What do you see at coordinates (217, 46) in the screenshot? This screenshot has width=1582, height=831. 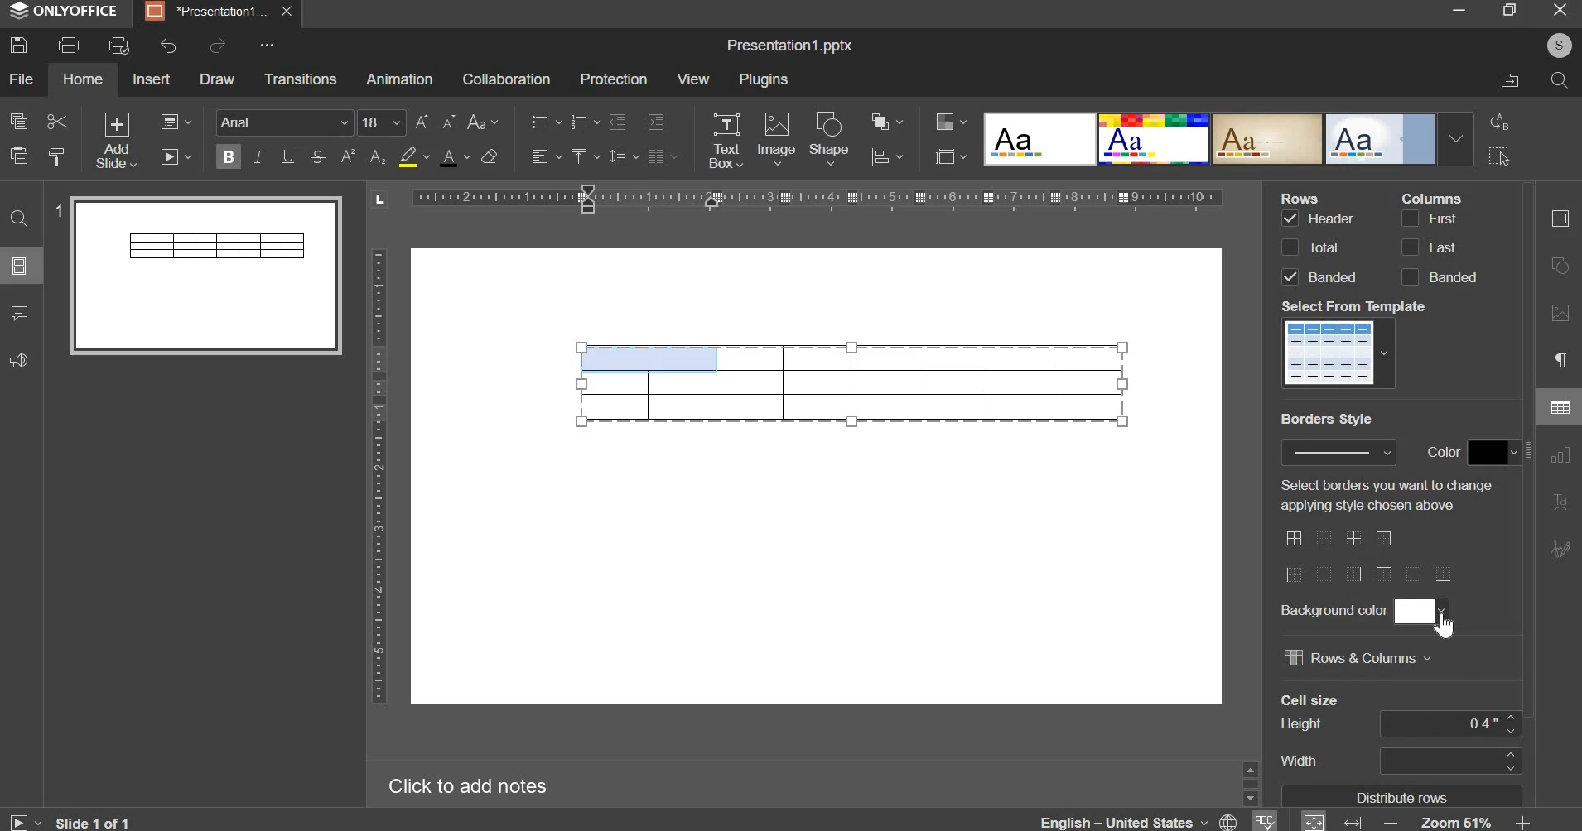 I see `redo` at bounding box center [217, 46].